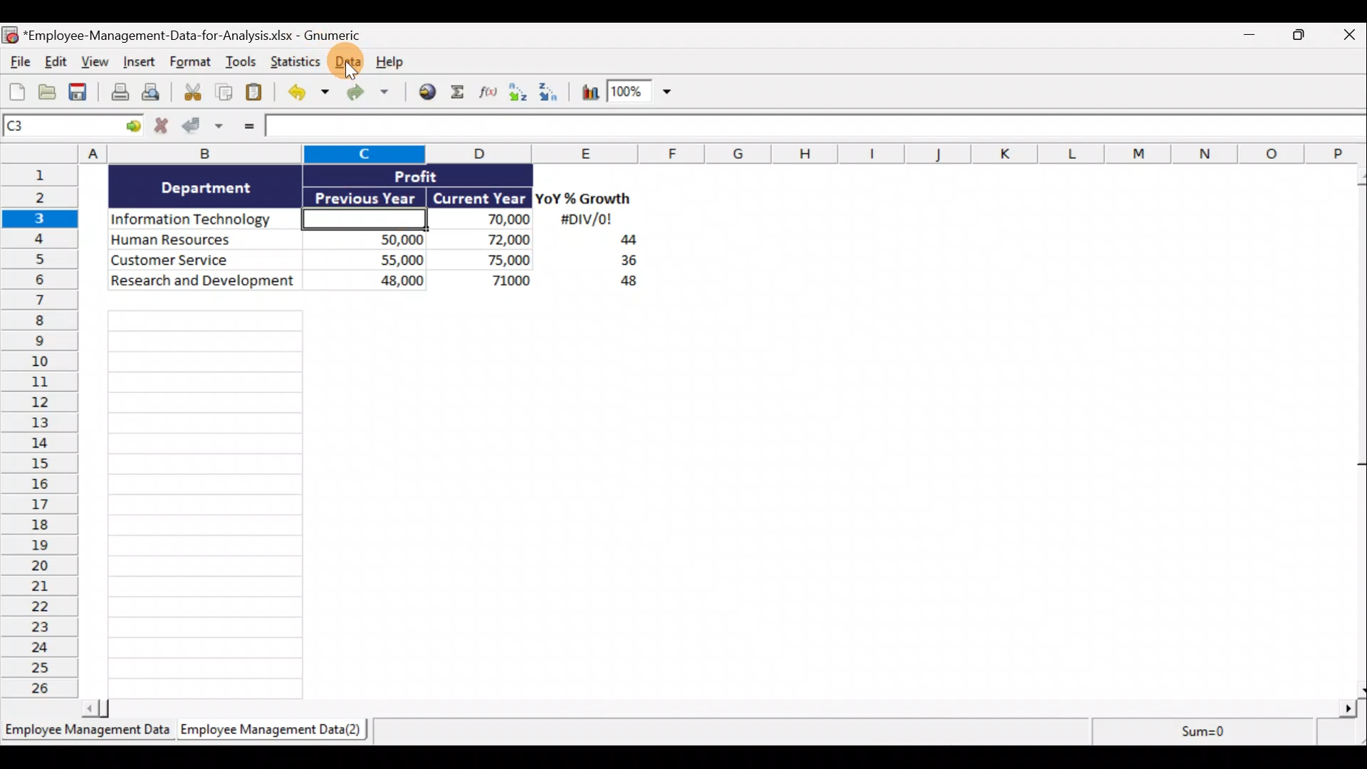  I want to click on Employee Management Data(2), so click(268, 732).